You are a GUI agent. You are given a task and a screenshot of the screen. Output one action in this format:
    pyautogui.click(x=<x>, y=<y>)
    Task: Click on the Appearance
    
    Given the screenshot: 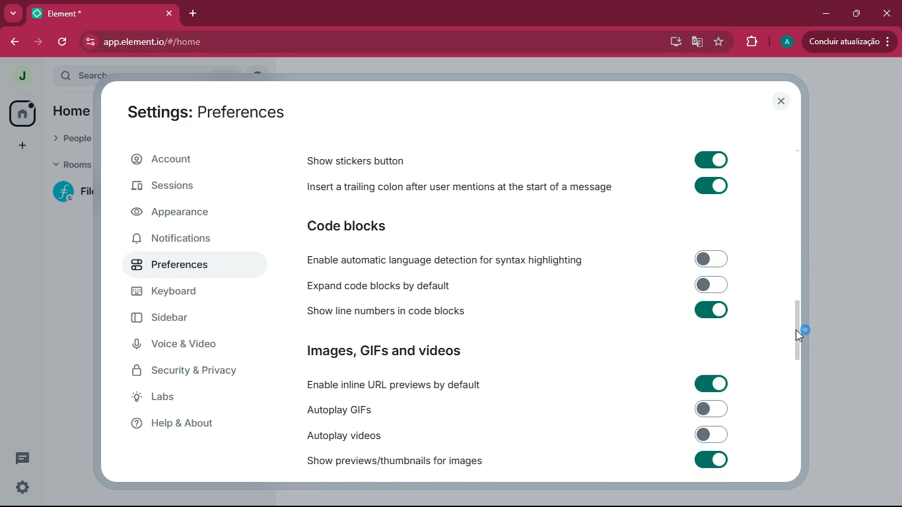 What is the action you would take?
    pyautogui.click(x=175, y=216)
    